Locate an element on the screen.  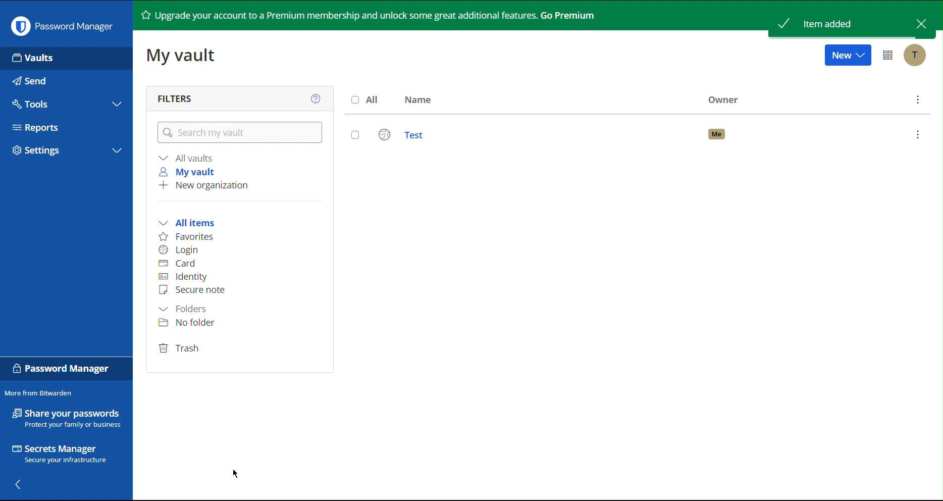
New is located at coordinates (848, 55).